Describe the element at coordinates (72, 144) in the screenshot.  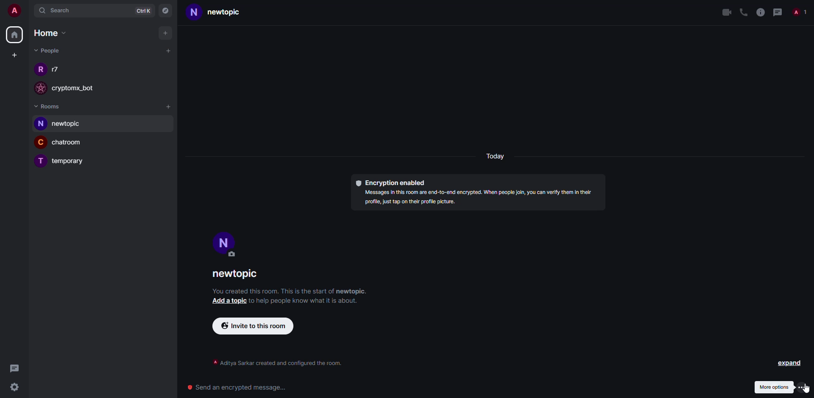
I see `room` at that location.